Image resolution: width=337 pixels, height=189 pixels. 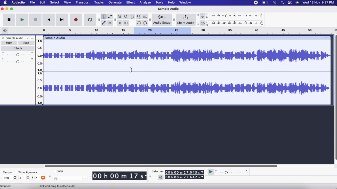 I want to click on Selection Tool, so click(x=59, y=186).